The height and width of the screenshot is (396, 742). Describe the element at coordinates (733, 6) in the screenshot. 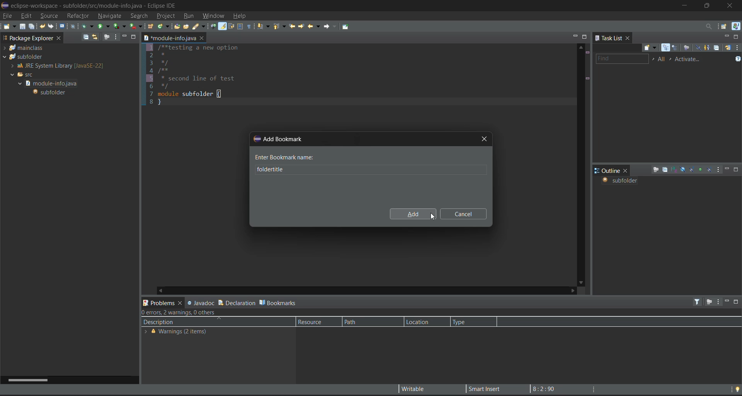

I see `close` at that location.